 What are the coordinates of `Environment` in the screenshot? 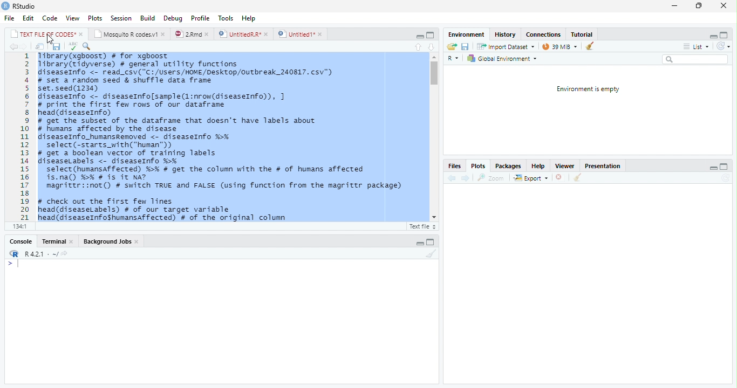 It's located at (463, 34).